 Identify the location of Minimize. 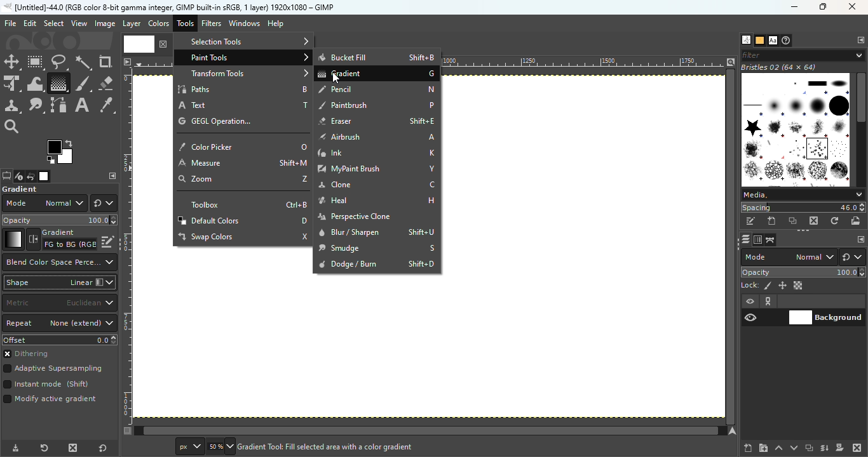
(792, 7).